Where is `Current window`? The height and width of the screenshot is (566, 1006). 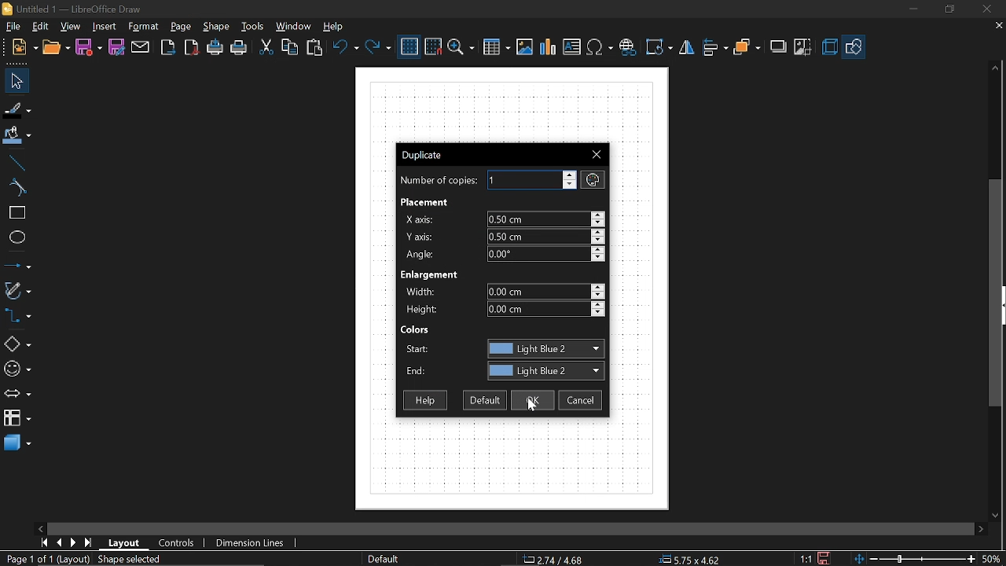
Current window is located at coordinates (72, 8).